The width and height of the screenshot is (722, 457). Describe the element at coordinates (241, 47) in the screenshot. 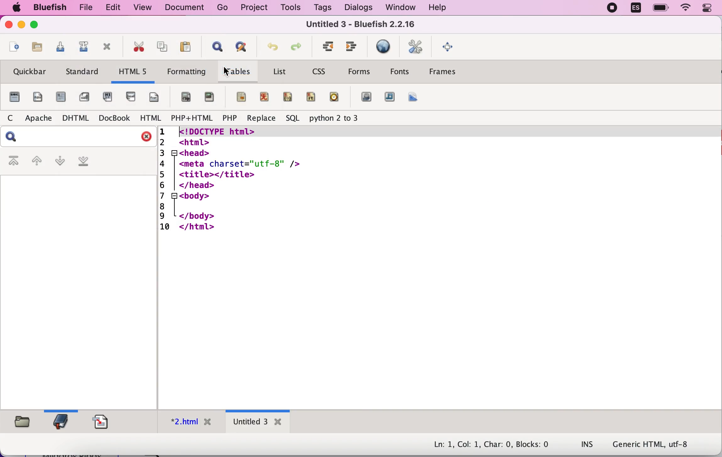

I see `advanced find and replace` at that location.